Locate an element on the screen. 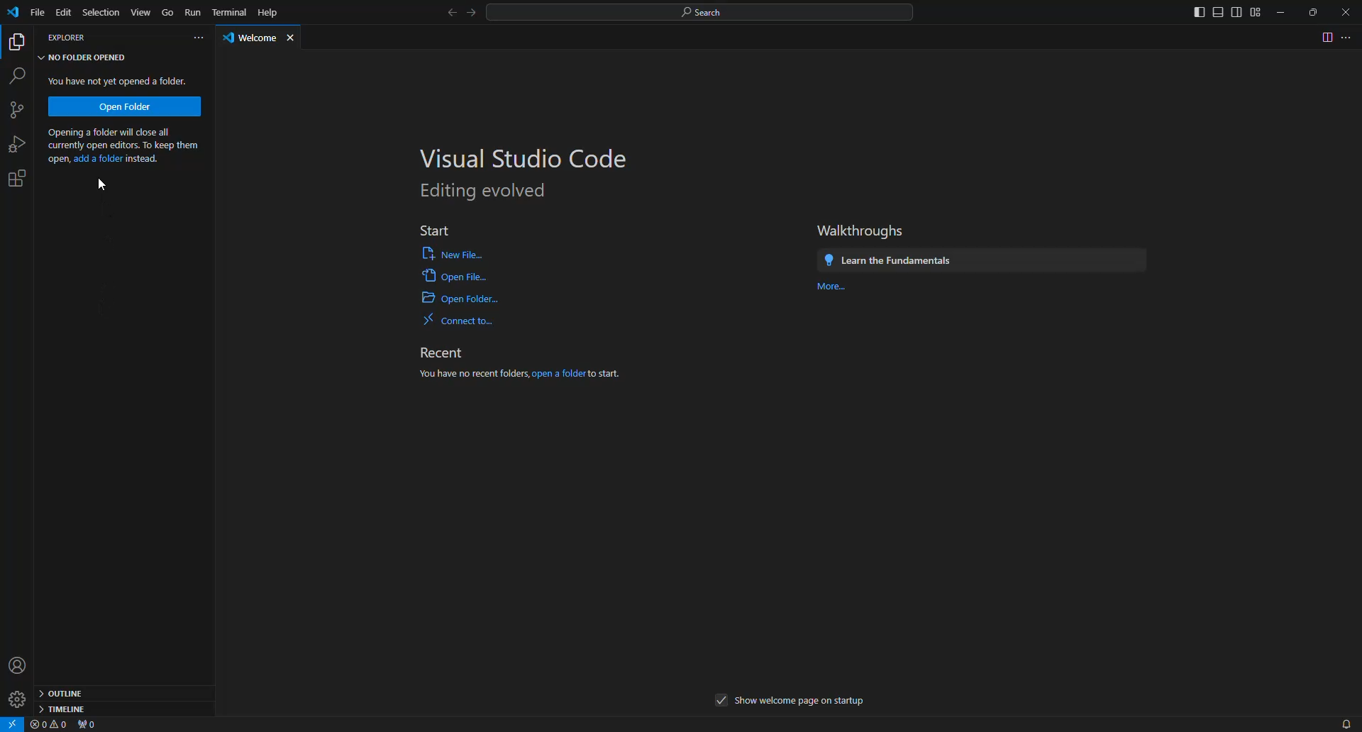  no ports forwarded is located at coordinates (90, 725).